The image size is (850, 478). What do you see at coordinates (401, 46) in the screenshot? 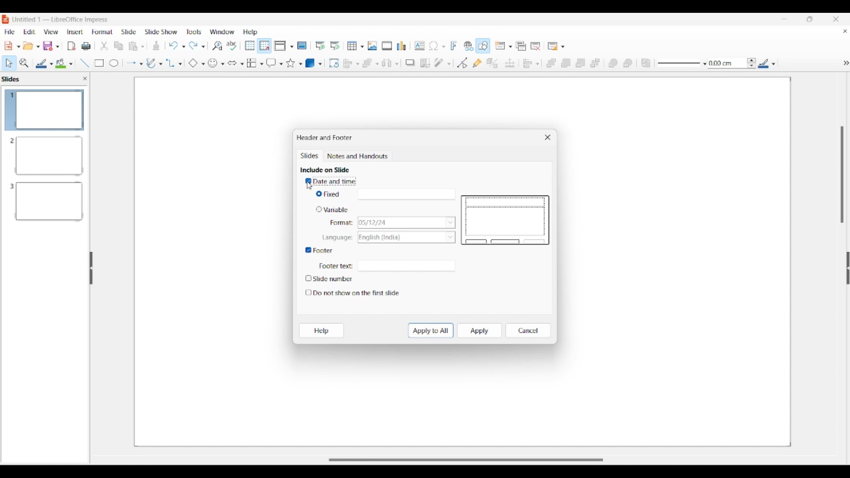
I see `Insert chart` at bounding box center [401, 46].